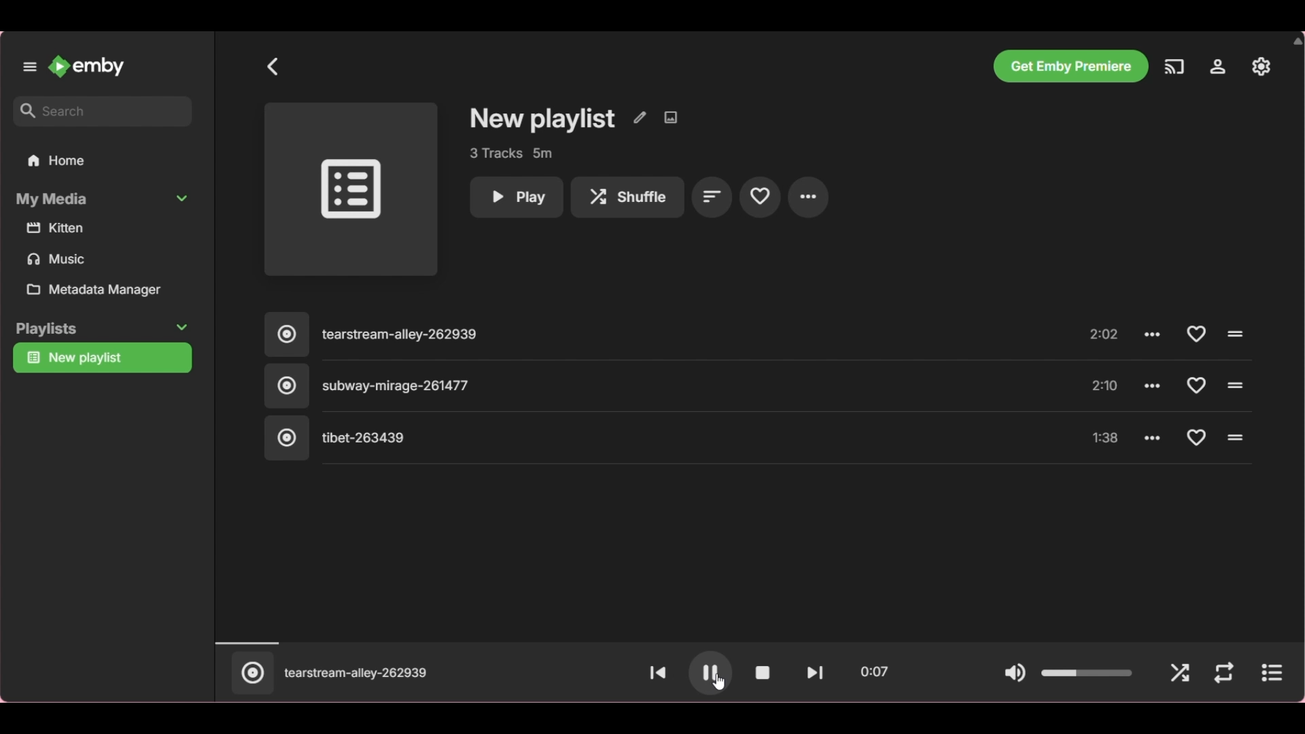 This screenshot has height=734, width=1305. What do you see at coordinates (106, 290) in the screenshot?
I see `Metadata manager` at bounding box center [106, 290].